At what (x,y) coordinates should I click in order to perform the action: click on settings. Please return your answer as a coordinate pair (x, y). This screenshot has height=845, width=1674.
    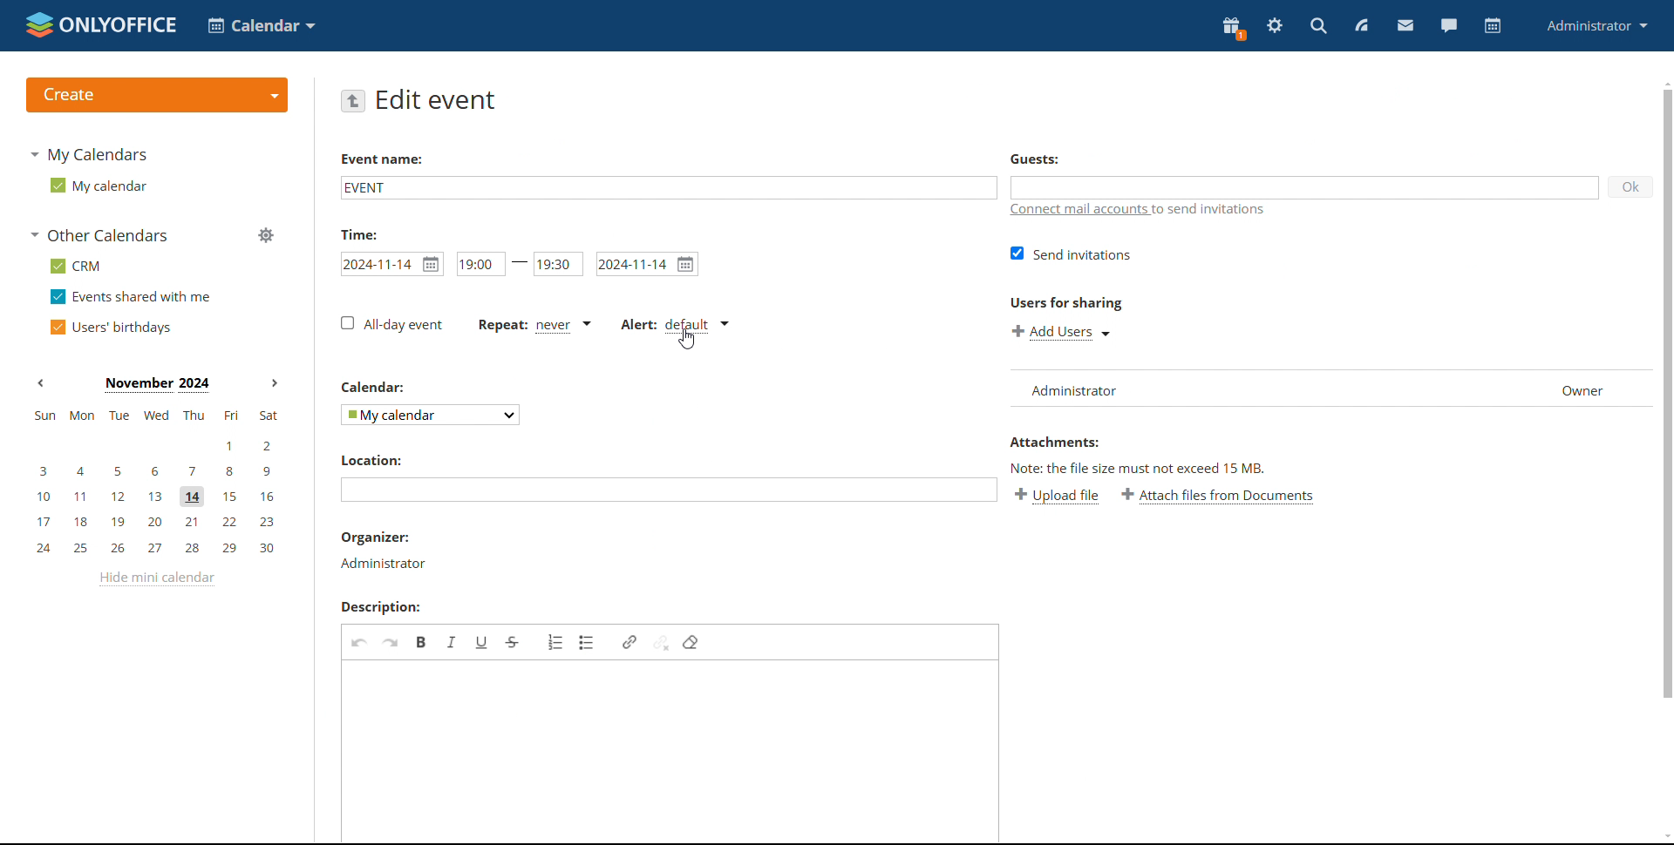
    Looking at the image, I should click on (1274, 26).